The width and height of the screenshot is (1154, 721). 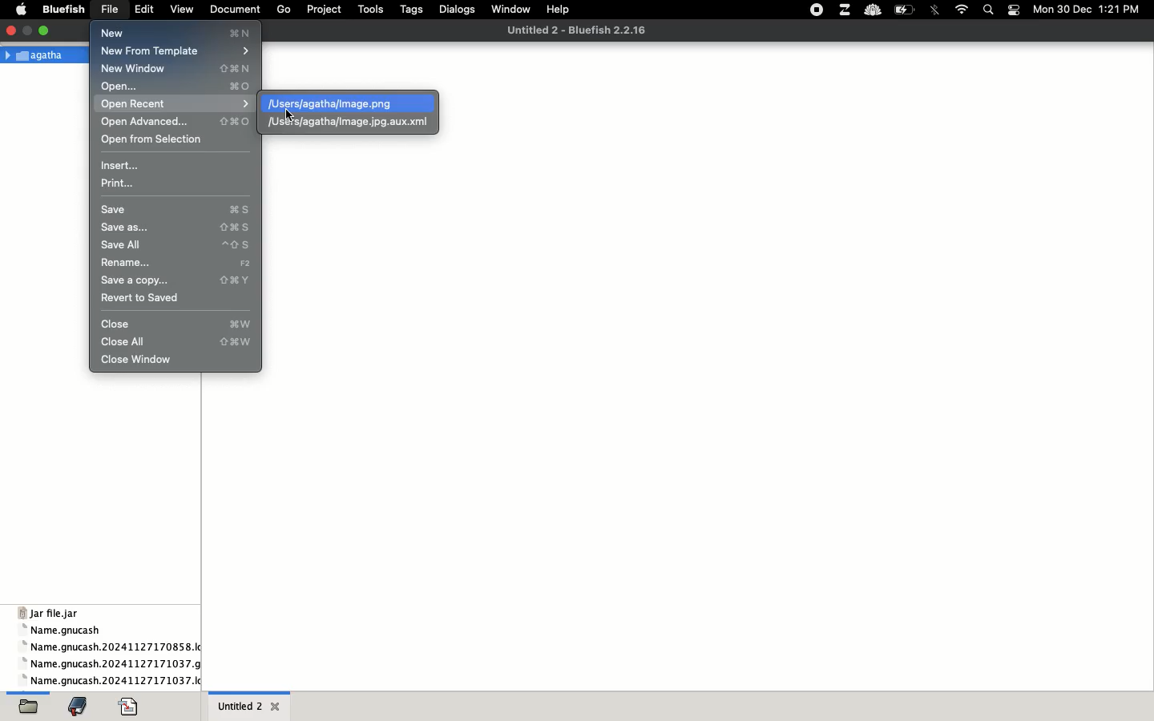 What do you see at coordinates (184, 10) in the screenshot?
I see `view` at bounding box center [184, 10].